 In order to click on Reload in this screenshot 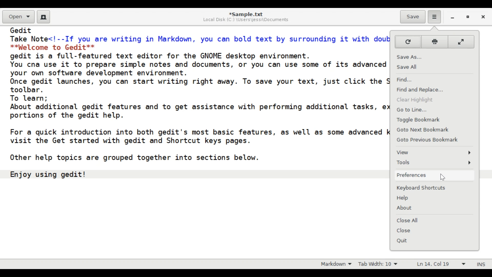, I will do `click(407, 41)`.